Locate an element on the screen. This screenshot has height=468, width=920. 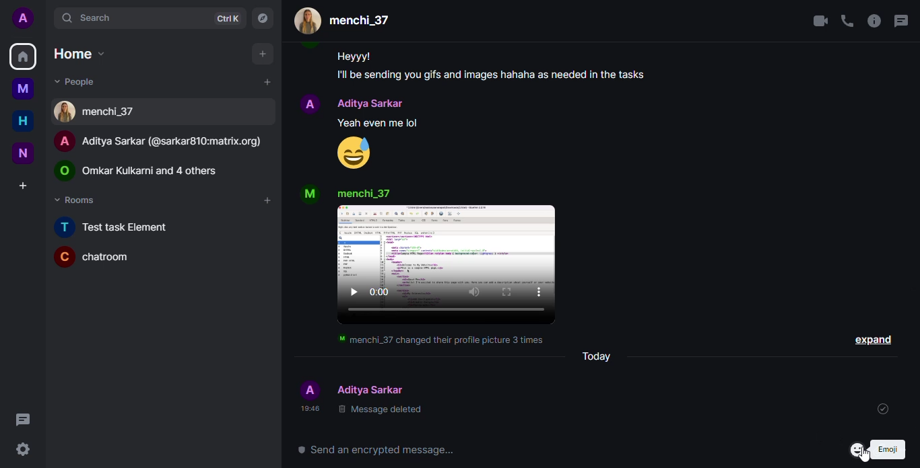
voice call is located at coordinates (847, 21).